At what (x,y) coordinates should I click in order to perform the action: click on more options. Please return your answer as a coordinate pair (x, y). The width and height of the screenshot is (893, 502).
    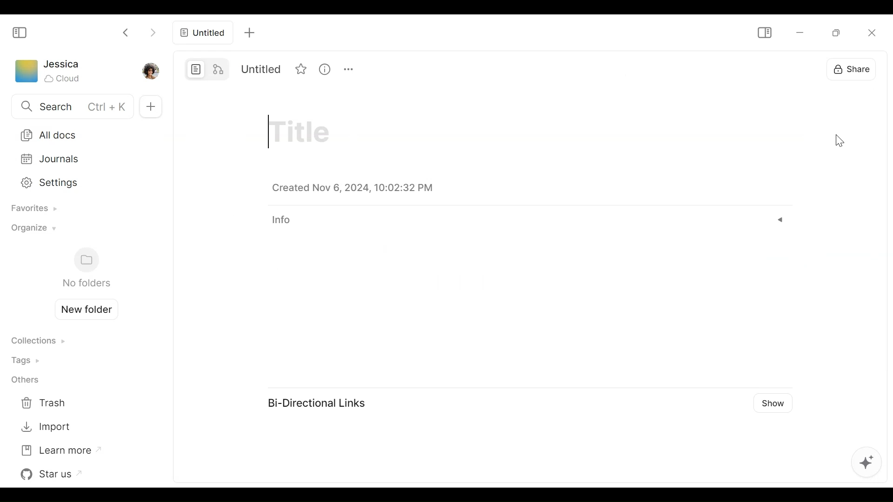
    Looking at the image, I should click on (348, 68).